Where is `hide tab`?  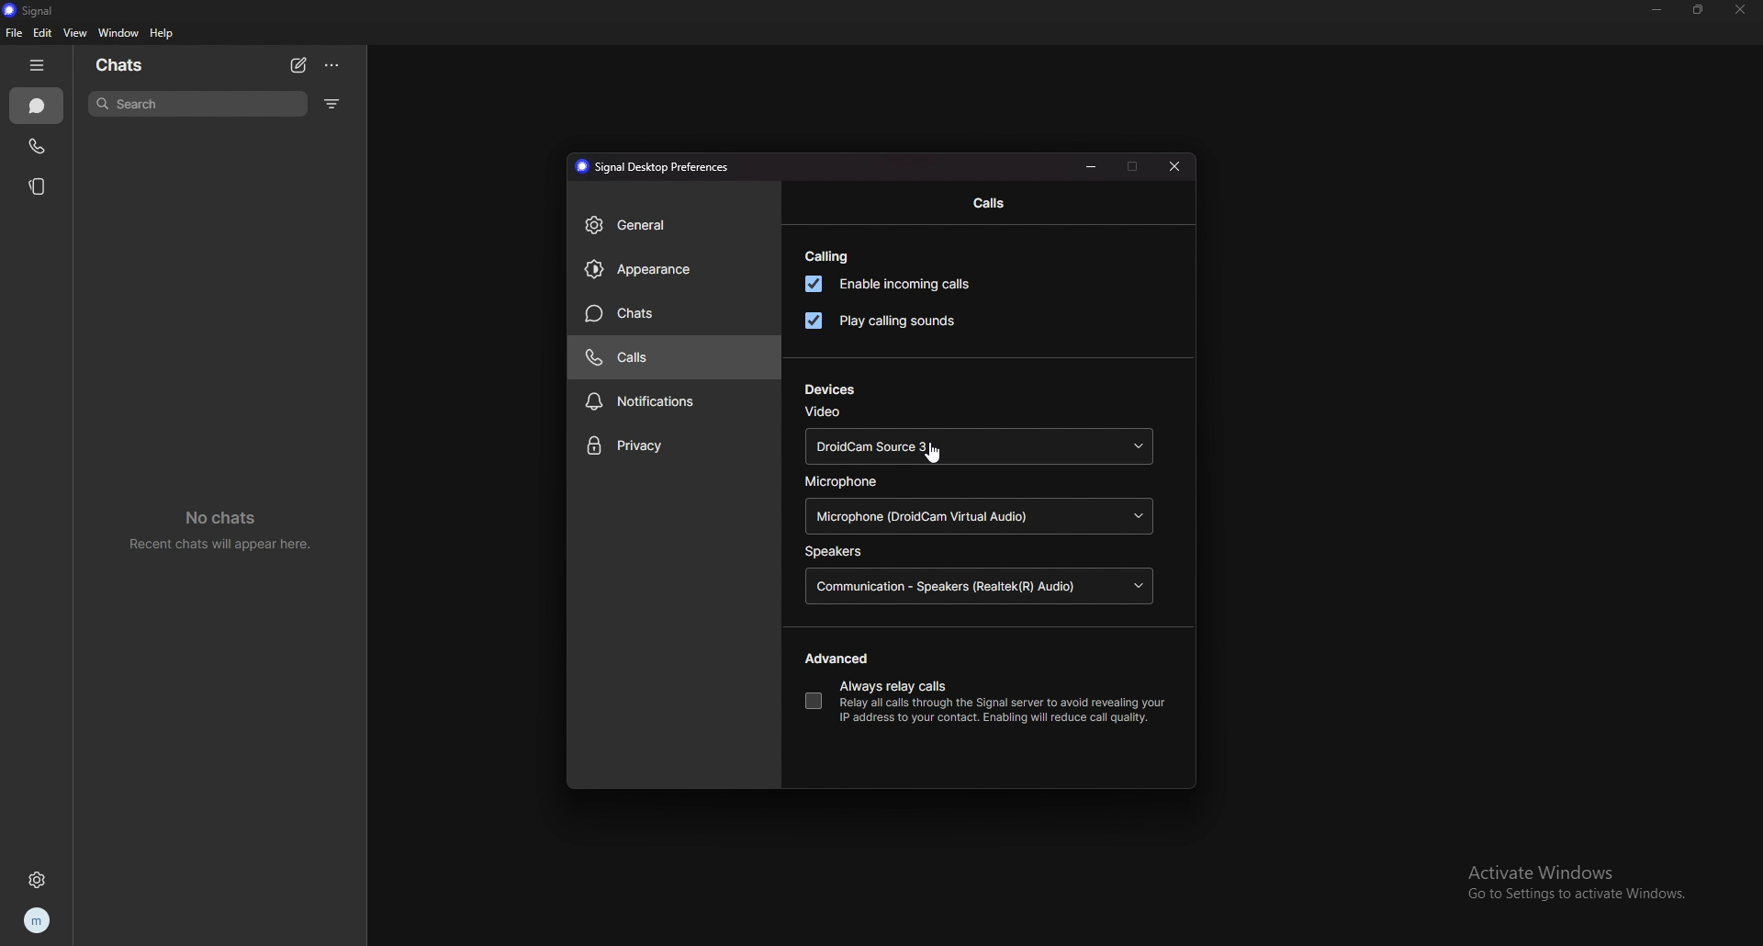
hide tab is located at coordinates (40, 65).